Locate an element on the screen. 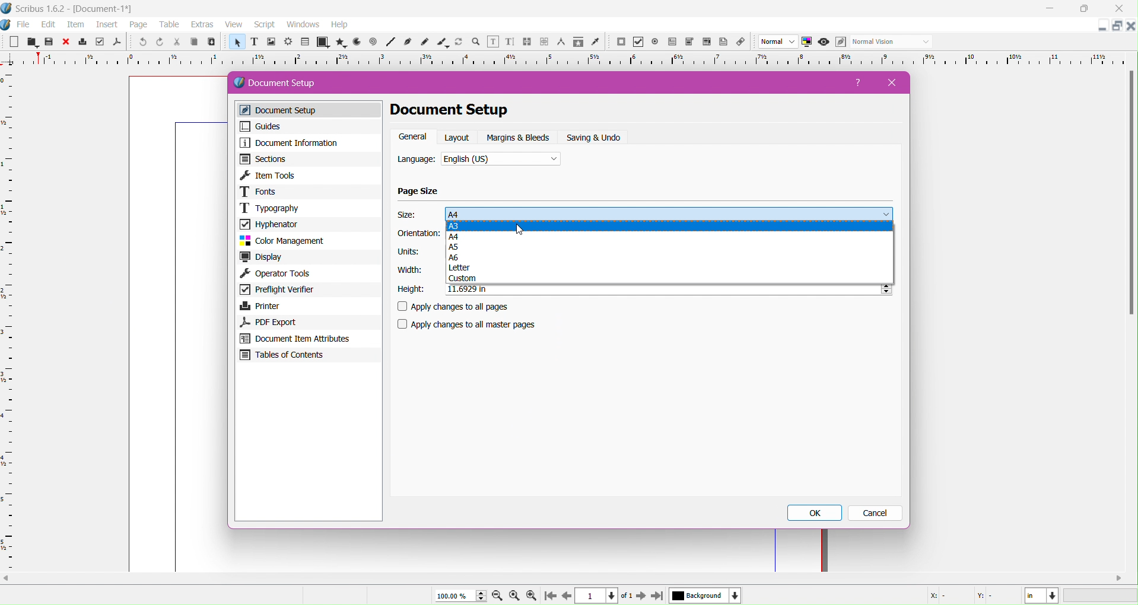  100.00% is located at coordinates (456, 596).